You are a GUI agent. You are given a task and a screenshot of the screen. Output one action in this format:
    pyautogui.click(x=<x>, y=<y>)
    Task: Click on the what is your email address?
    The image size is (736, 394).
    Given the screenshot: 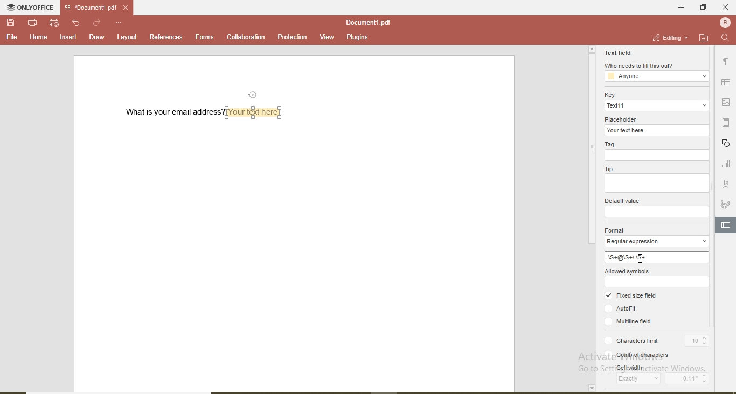 What is the action you would take?
    pyautogui.click(x=170, y=112)
    